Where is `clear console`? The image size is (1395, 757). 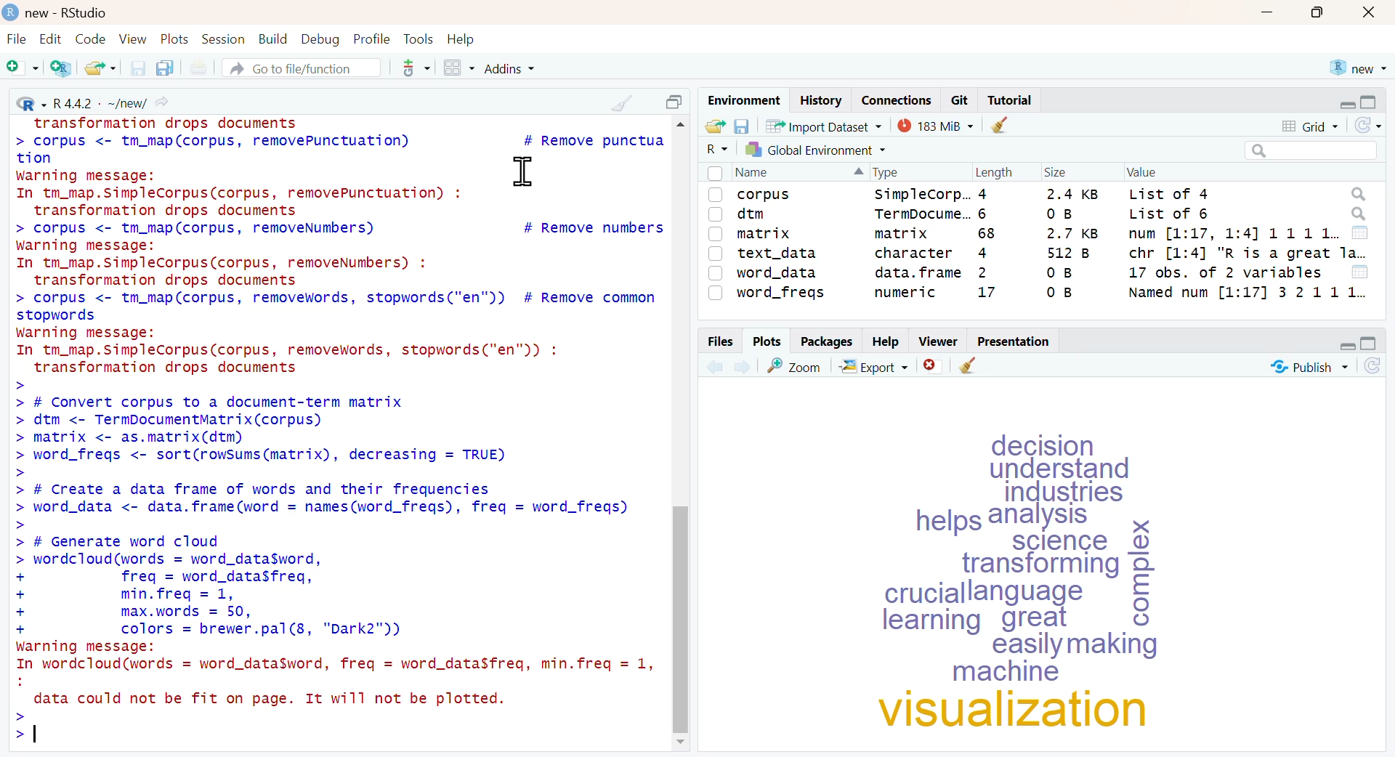 clear console is located at coordinates (623, 102).